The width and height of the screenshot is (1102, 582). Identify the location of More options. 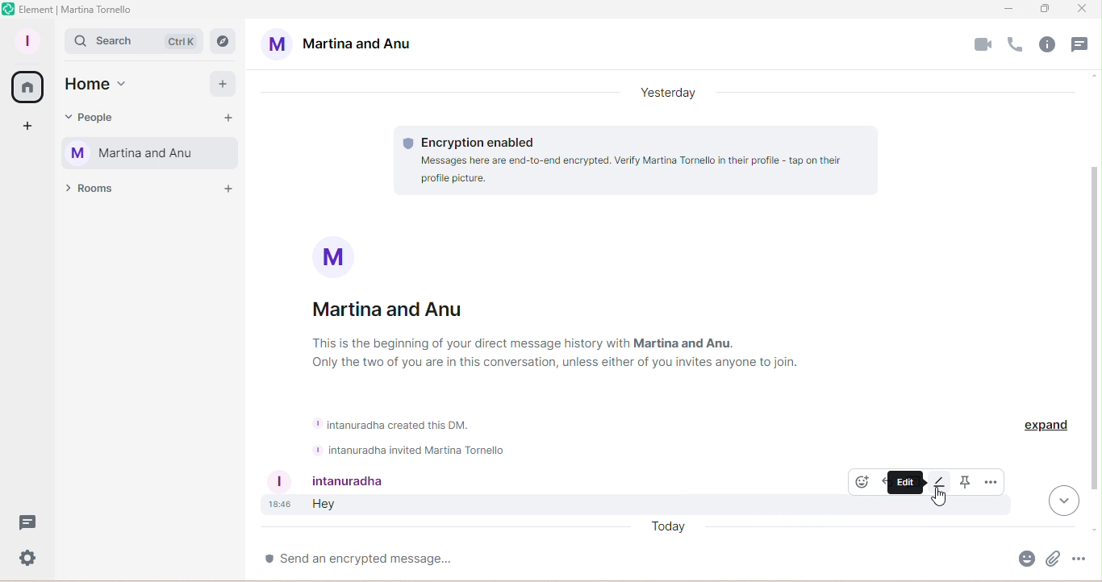
(1083, 563).